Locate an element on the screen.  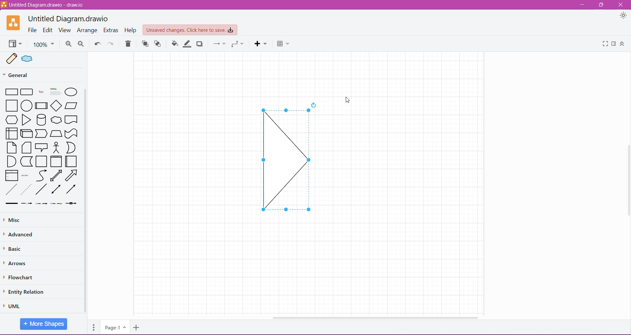
Horizontal Scroll Bar is located at coordinates (372, 316).